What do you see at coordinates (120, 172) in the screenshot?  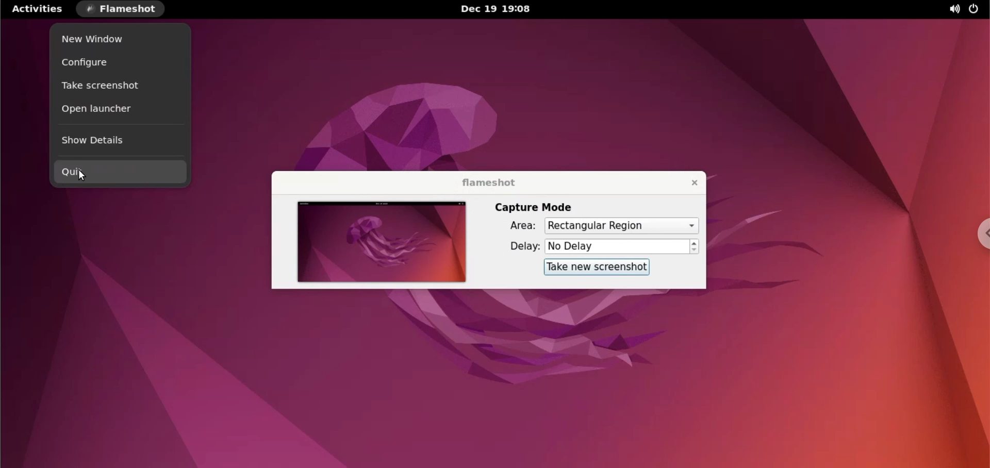 I see `quit` at bounding box center [120, 172].